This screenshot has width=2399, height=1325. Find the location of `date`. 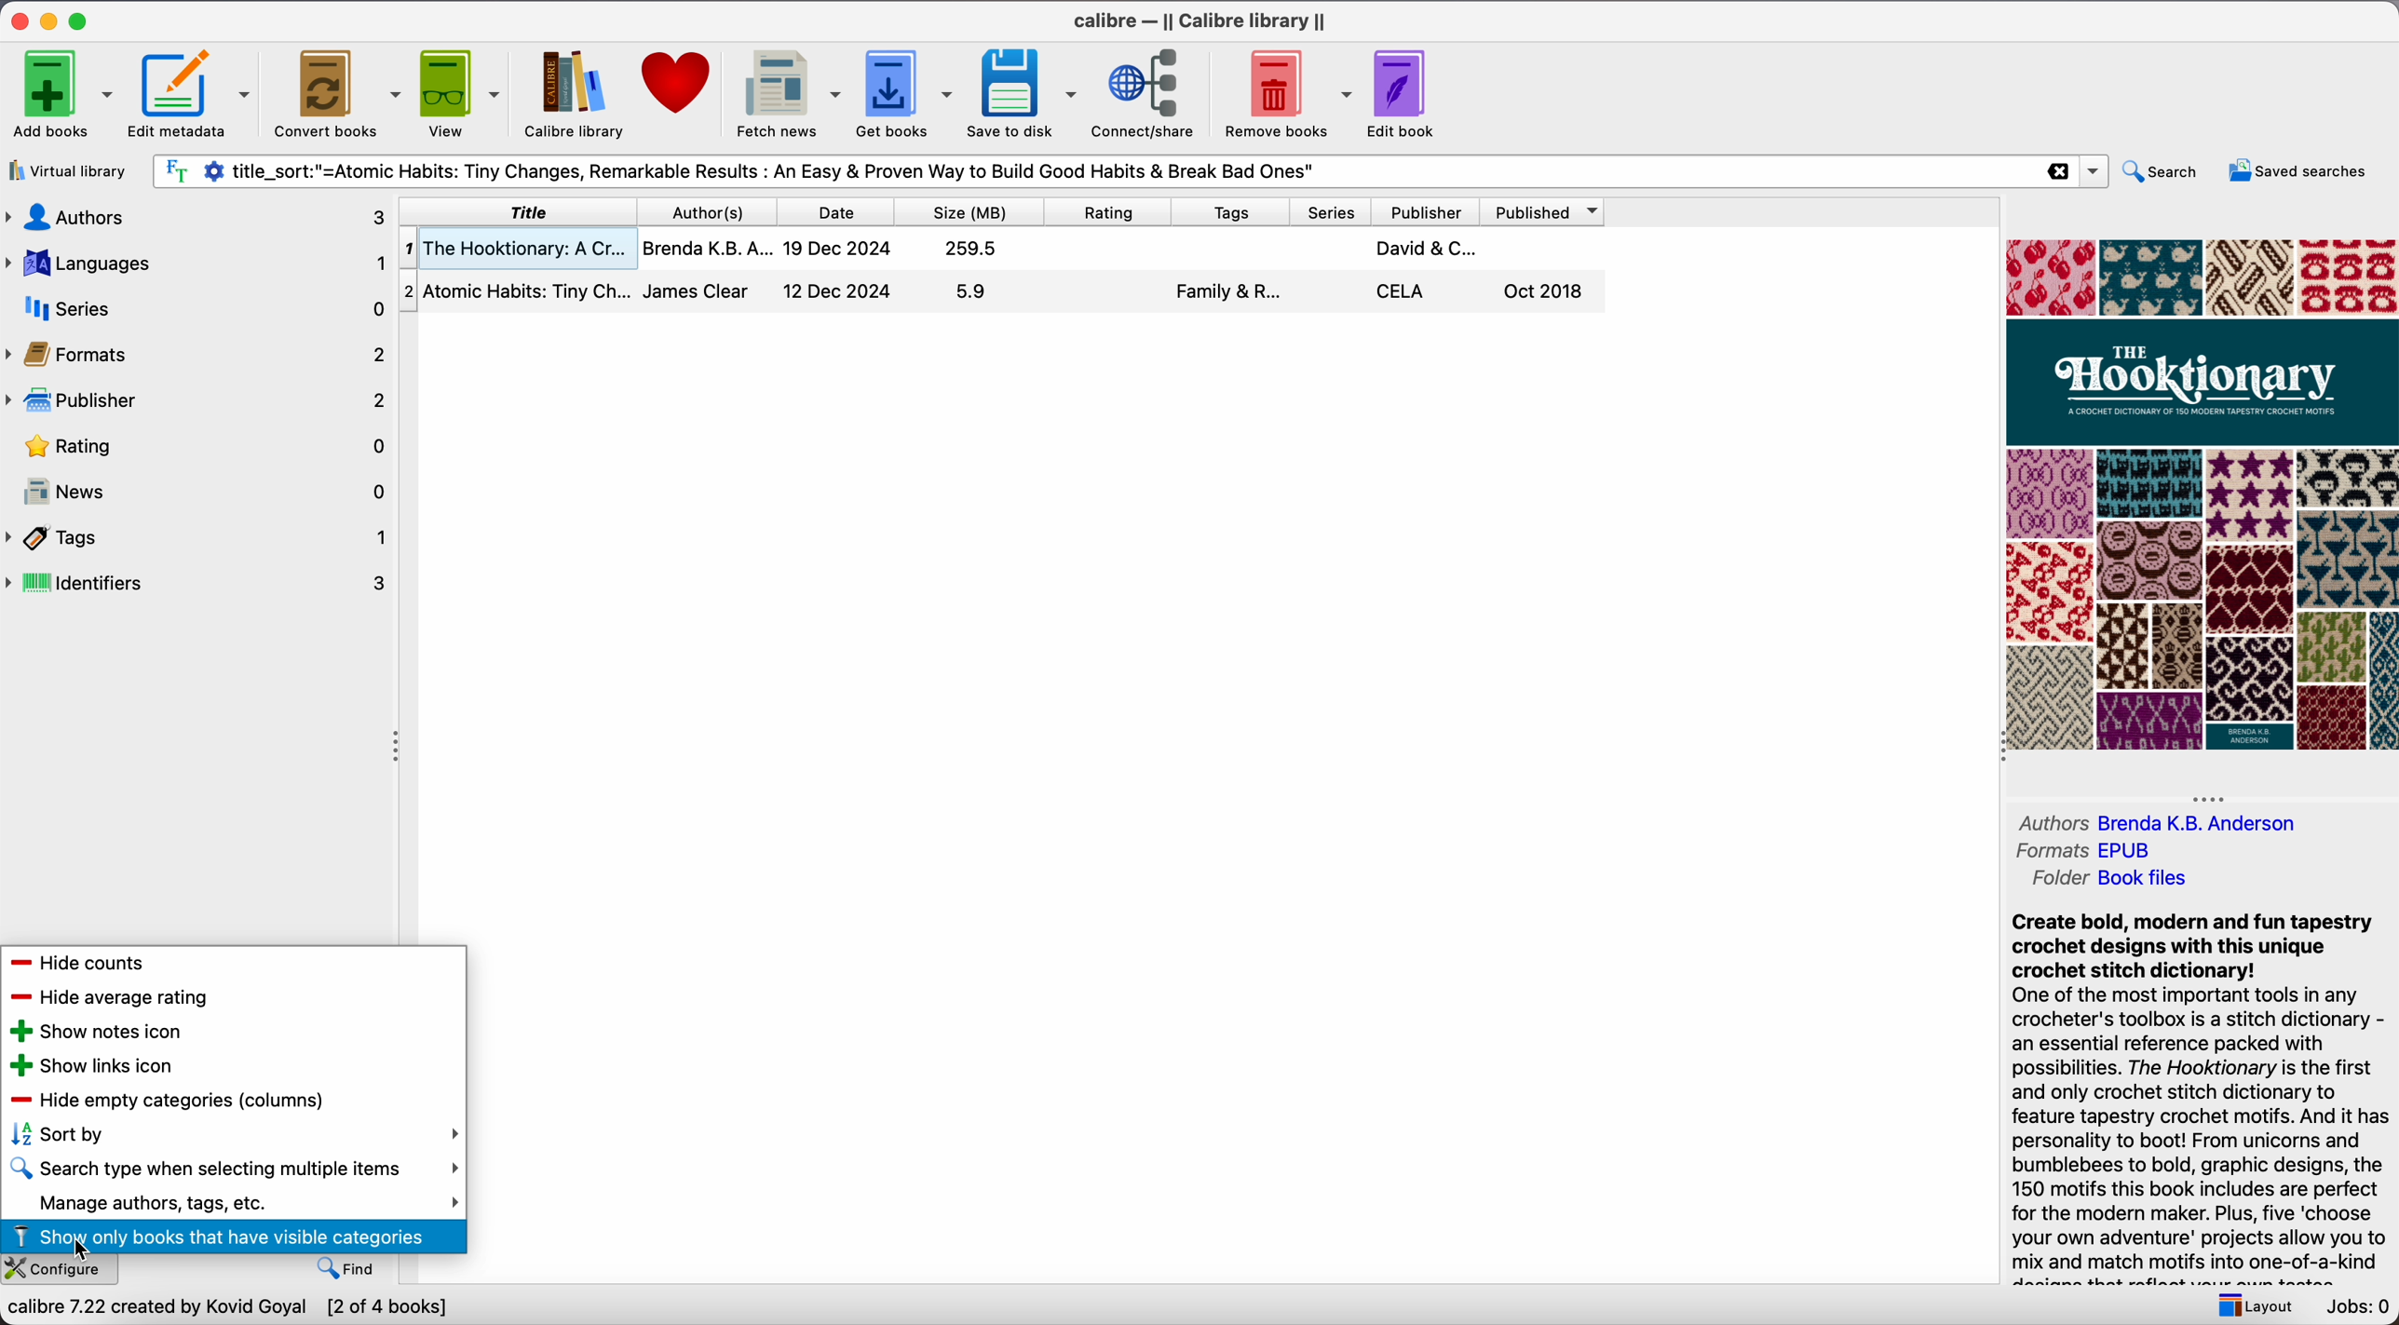

date is located at coordinates (838, 210).